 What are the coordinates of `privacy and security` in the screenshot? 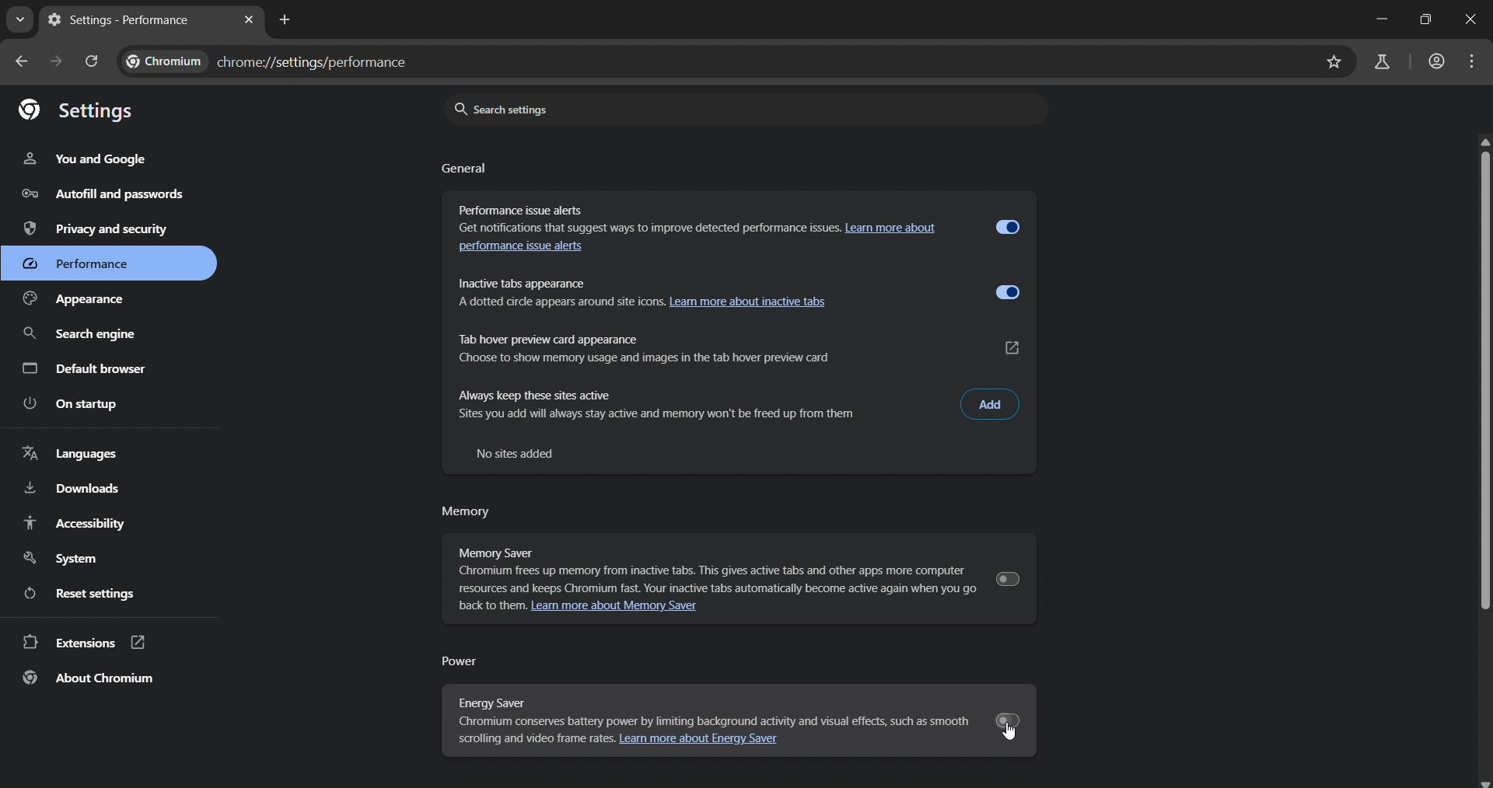 It's located at (100, 228).